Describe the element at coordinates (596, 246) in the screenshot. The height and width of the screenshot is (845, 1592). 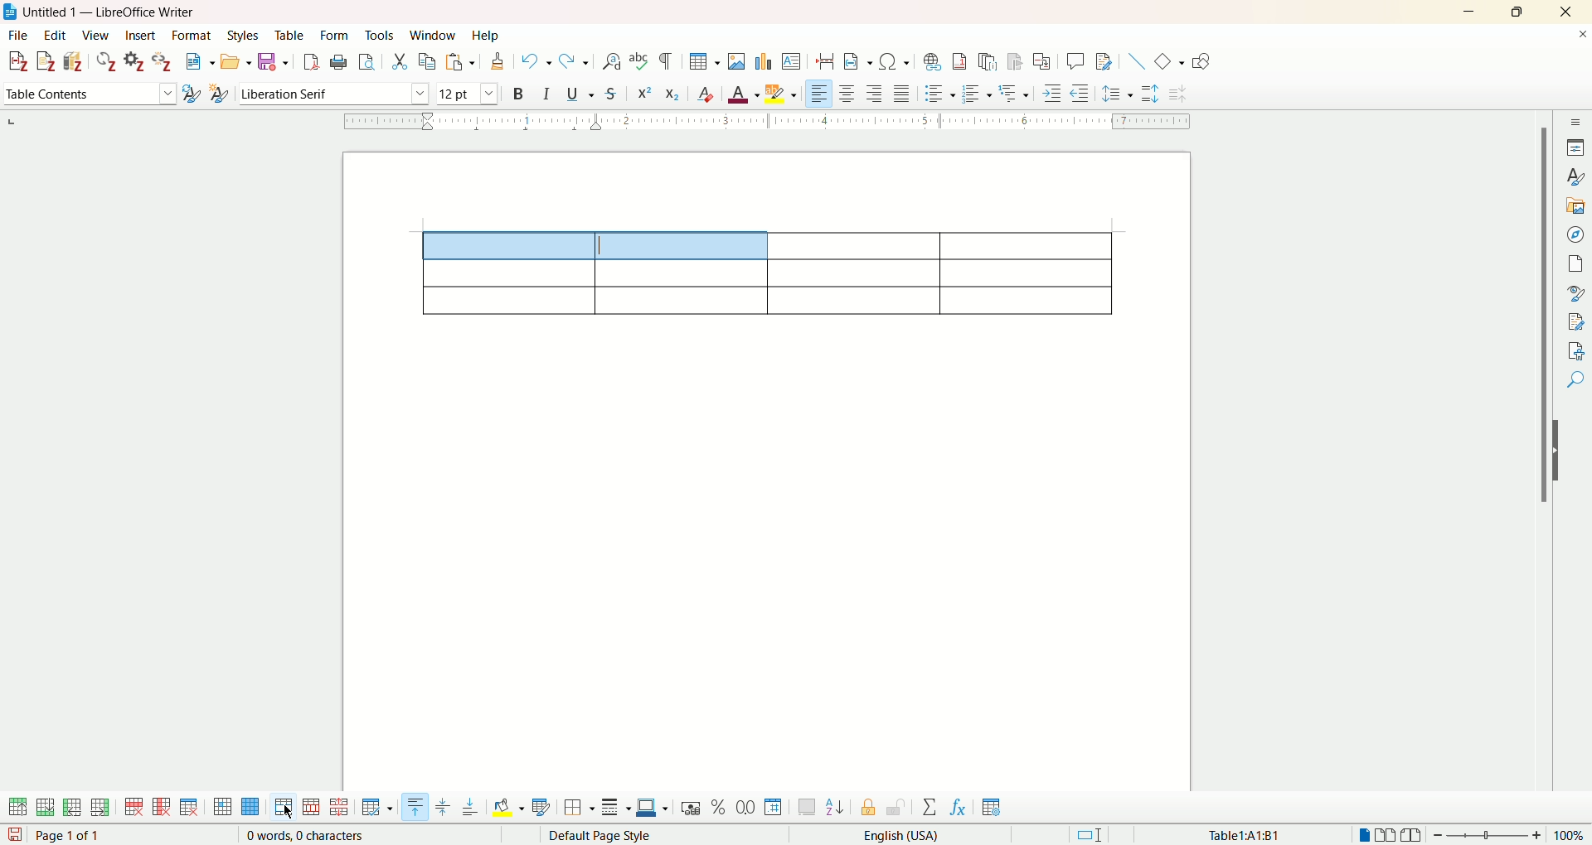
I see `selected cells` at that location.